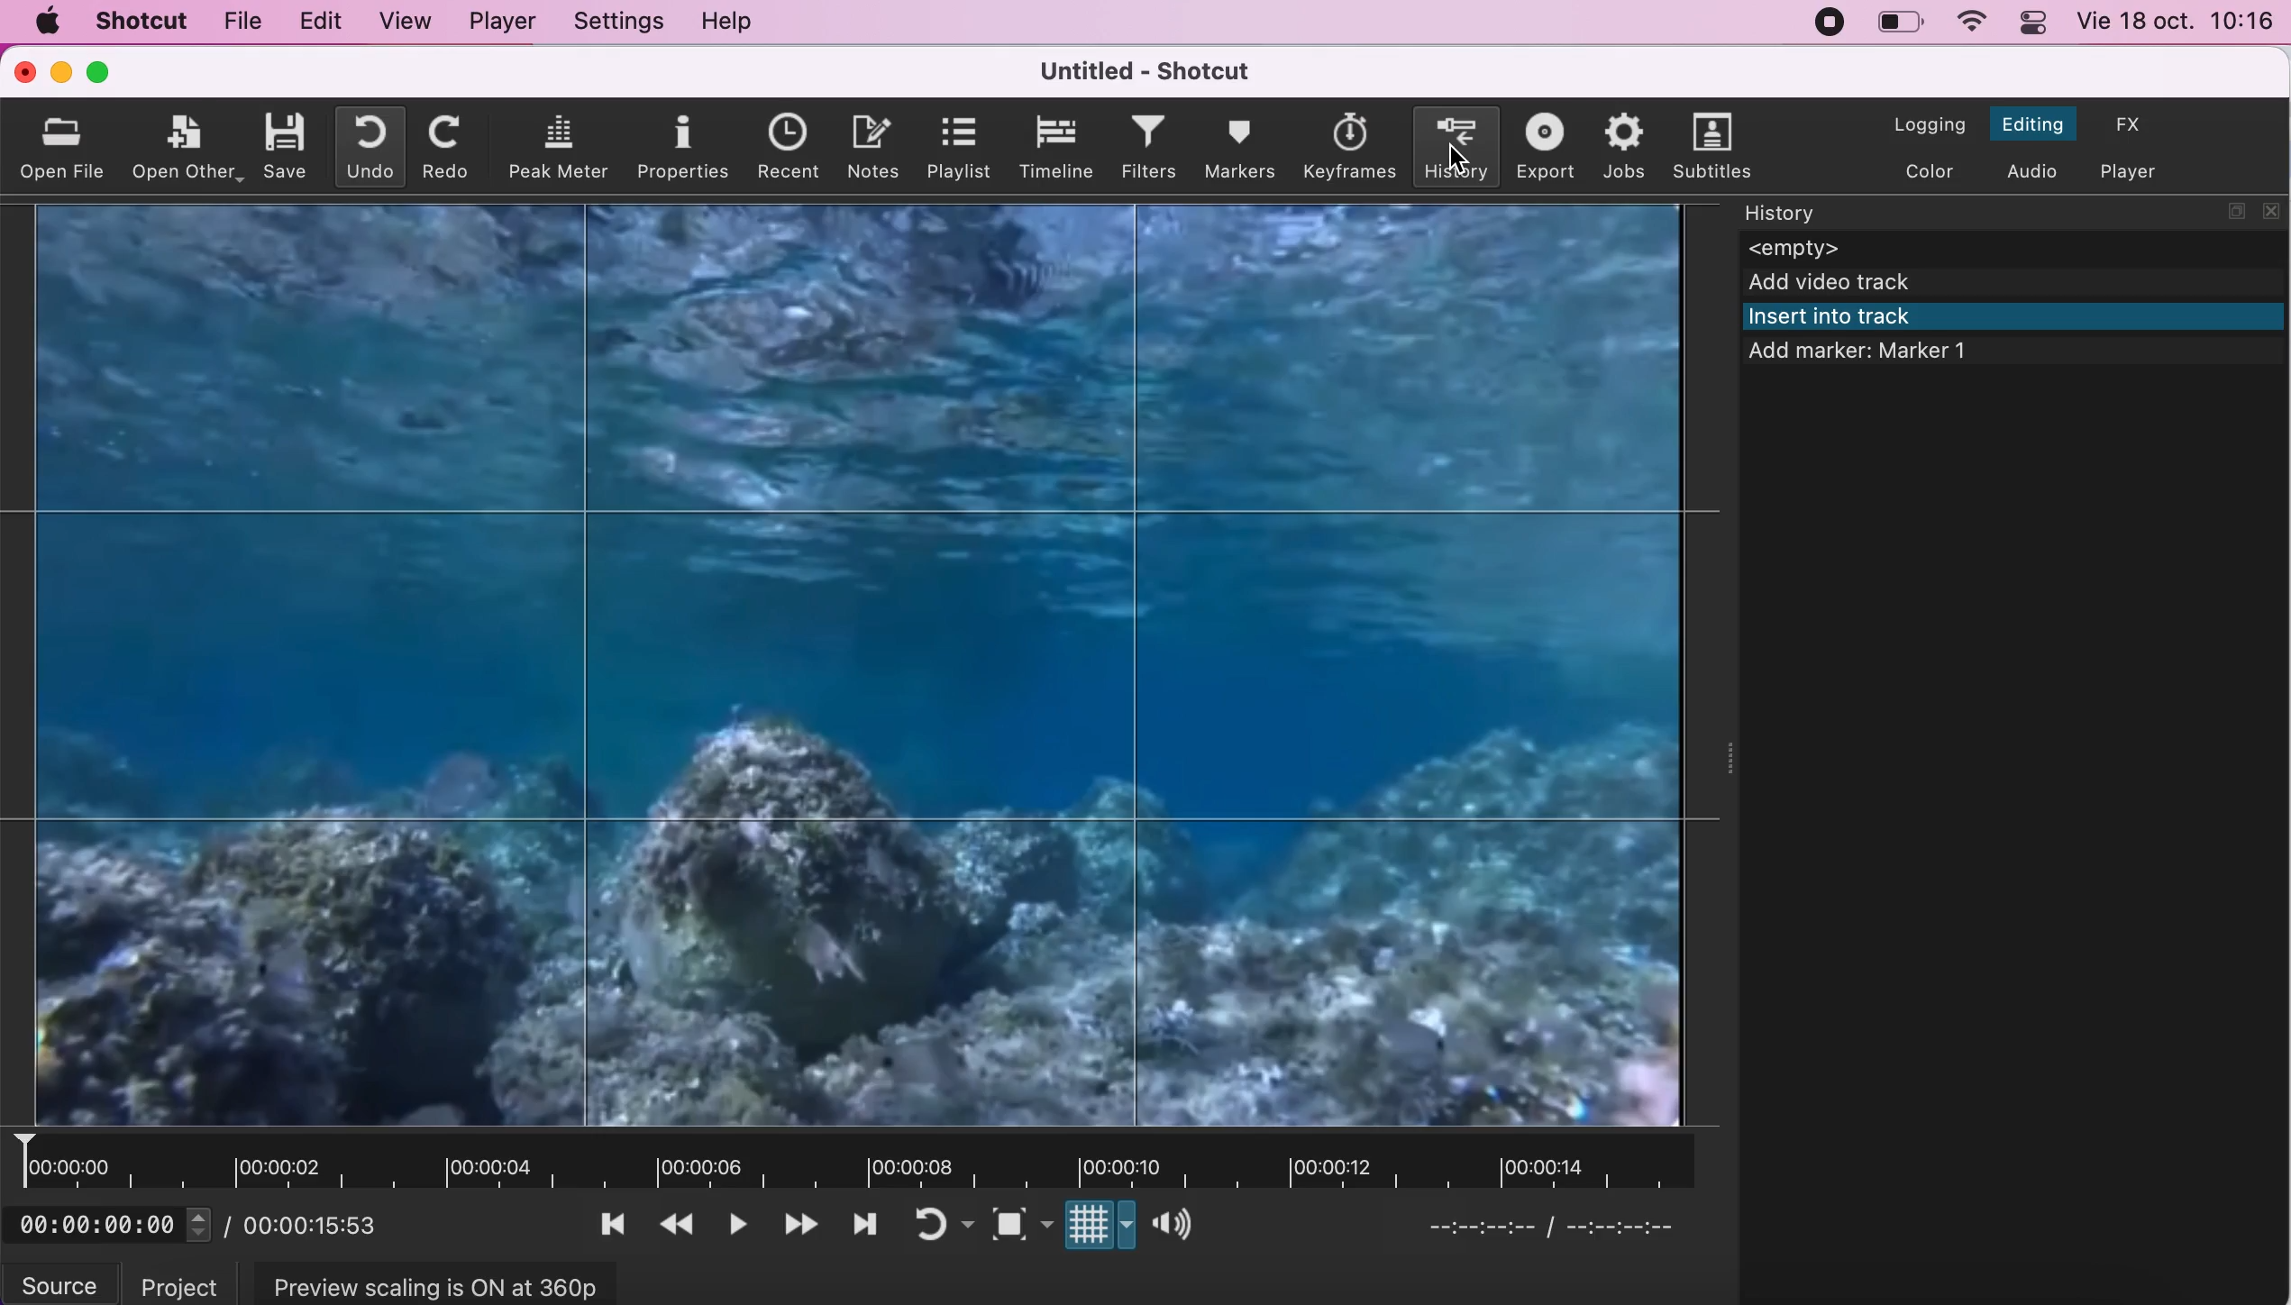 Image resolution: width=2291 pixels, height=1305 pixels. Describe the element at coordinates (783, 146) in the screenshot. I see `recent` at that location.